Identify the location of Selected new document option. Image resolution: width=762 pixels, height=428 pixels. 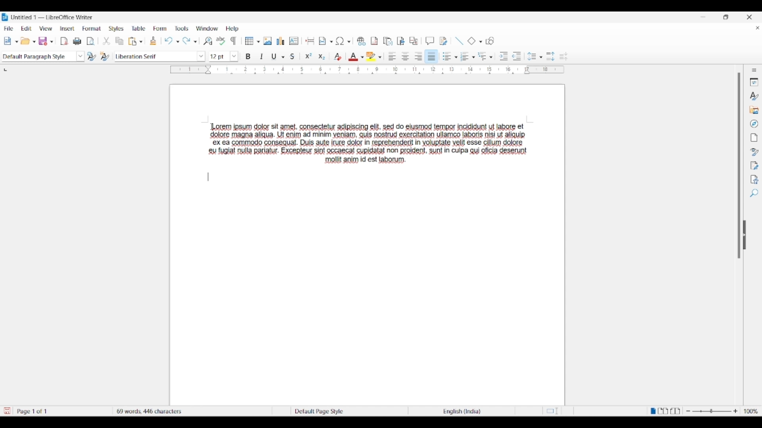
(9, 40).